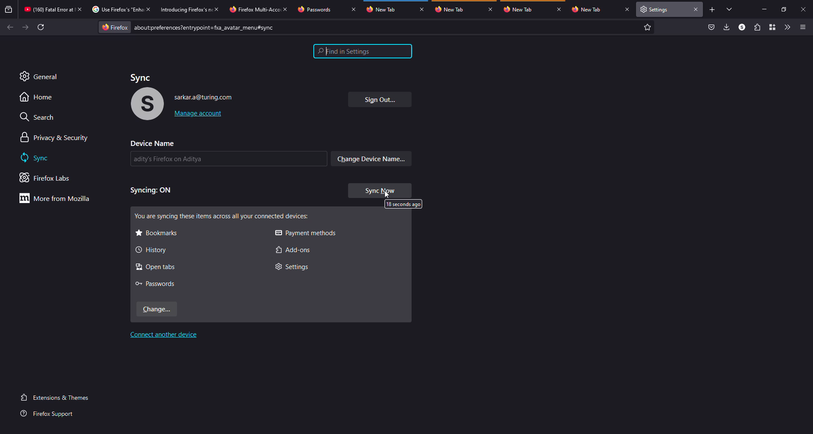  Describe the element at coordinates (58, 137) in the screenshot. I see `privacy` at that location.